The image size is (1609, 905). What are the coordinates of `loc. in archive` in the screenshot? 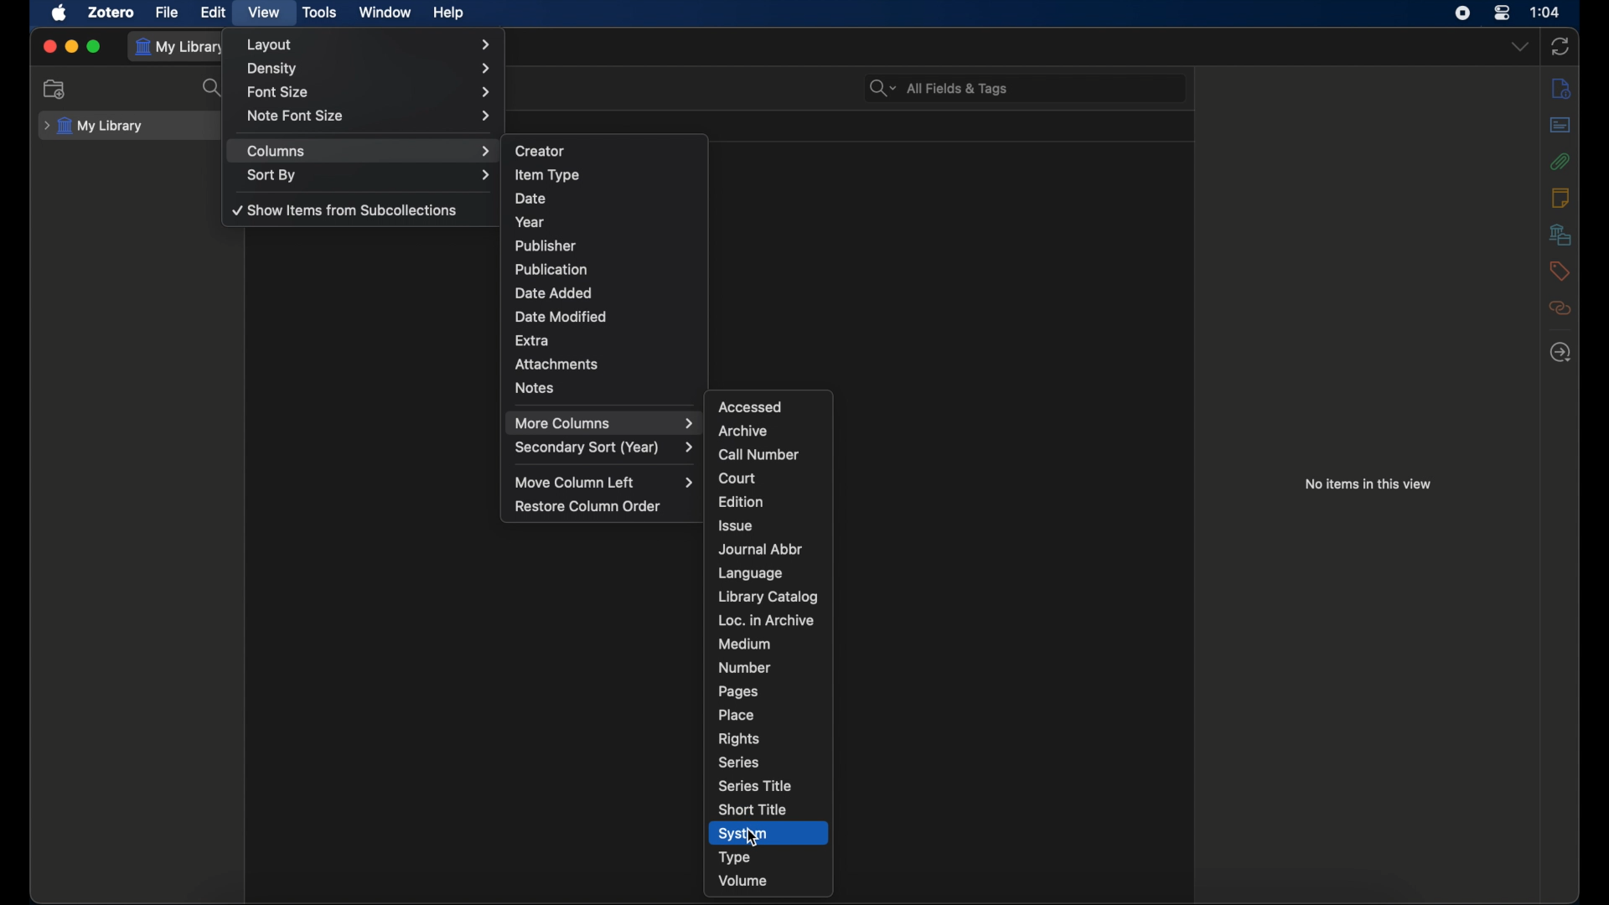 It's located at (764, 620).